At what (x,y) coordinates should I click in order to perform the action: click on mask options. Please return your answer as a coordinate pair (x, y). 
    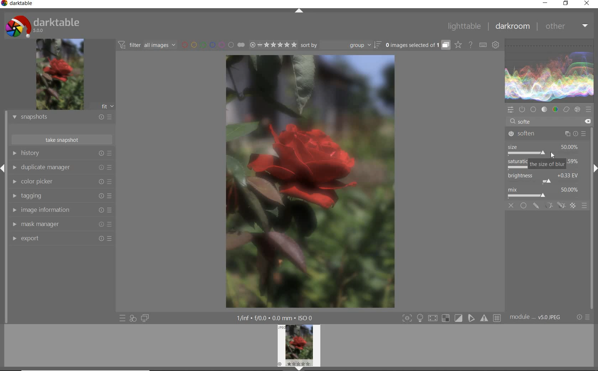
    Looking at the image, I should click on (554, 206).